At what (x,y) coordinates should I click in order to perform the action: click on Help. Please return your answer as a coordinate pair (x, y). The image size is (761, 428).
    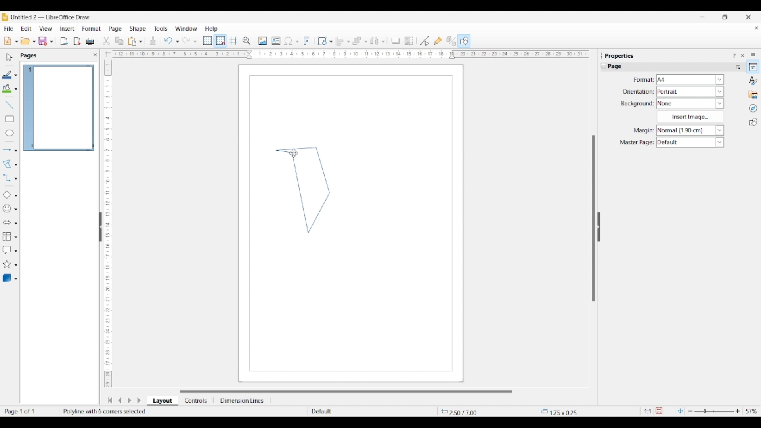
    Looking at the image, I should click on (212, 29).